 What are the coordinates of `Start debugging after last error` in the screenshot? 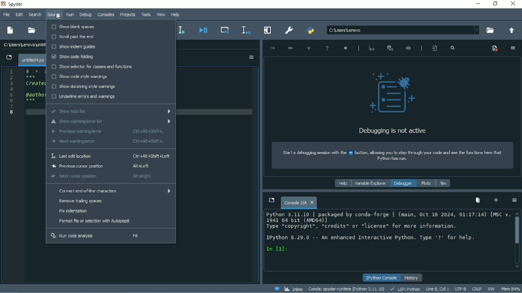 It's located at (372, 48).